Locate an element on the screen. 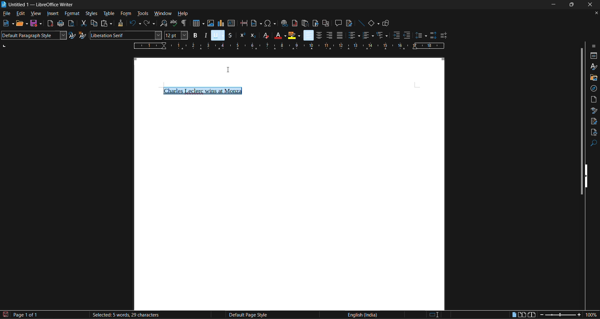 This screenshot has height=319, width=600. close is located at coordinates (591, 5).